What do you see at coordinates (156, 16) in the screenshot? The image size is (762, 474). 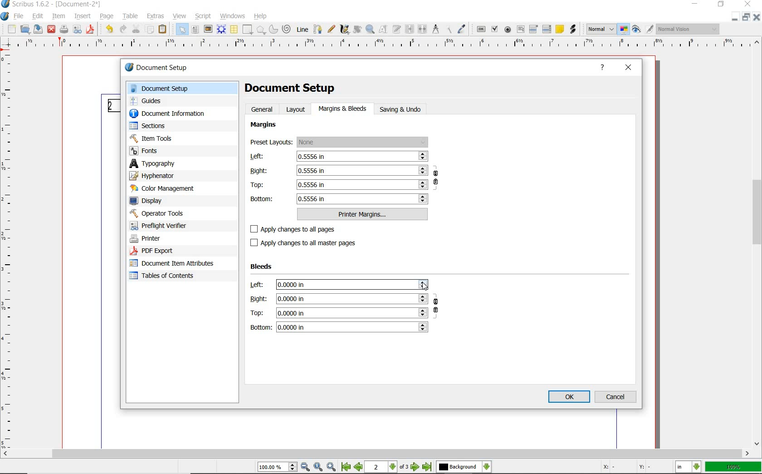 I see `extras` at bounding box center [156, 16].